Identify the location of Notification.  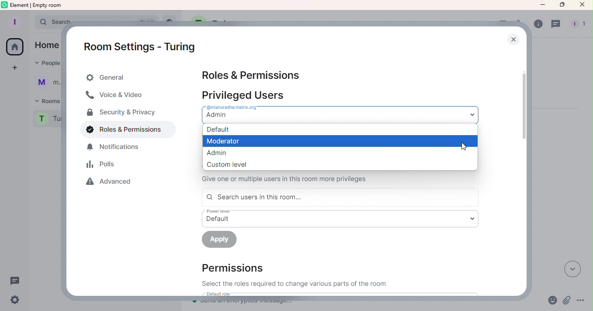
(113, 147).